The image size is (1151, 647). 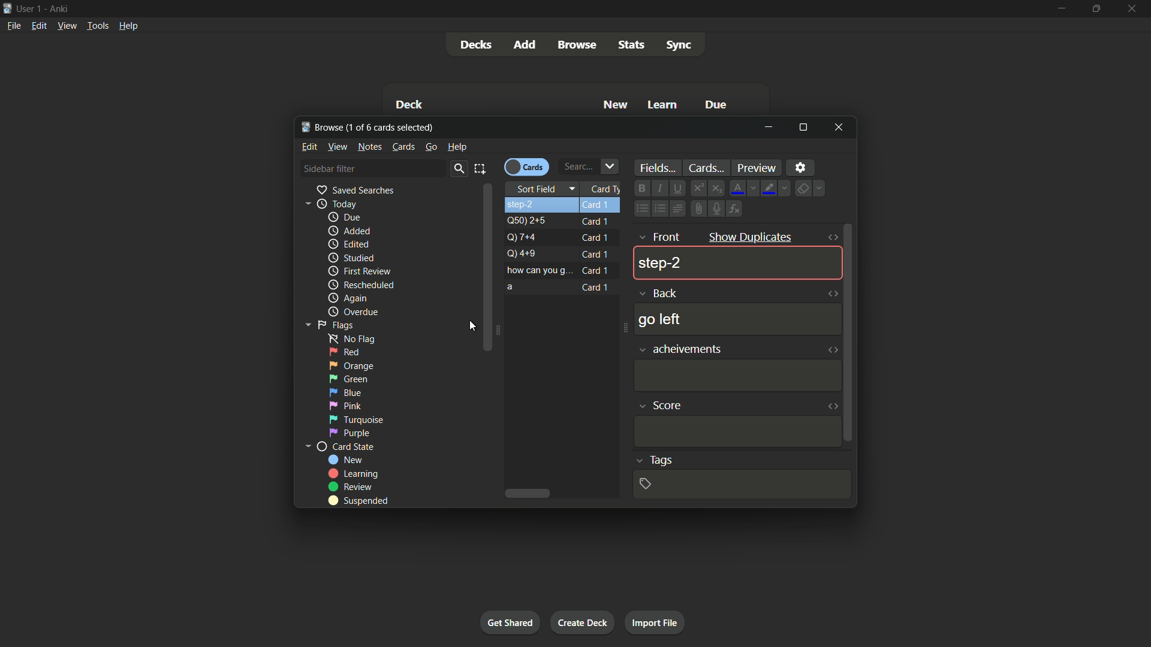 What do you see at coordinates (393, 126) in the screenshot?
I see `One of six cards selected` at bounding box center [393, 126].